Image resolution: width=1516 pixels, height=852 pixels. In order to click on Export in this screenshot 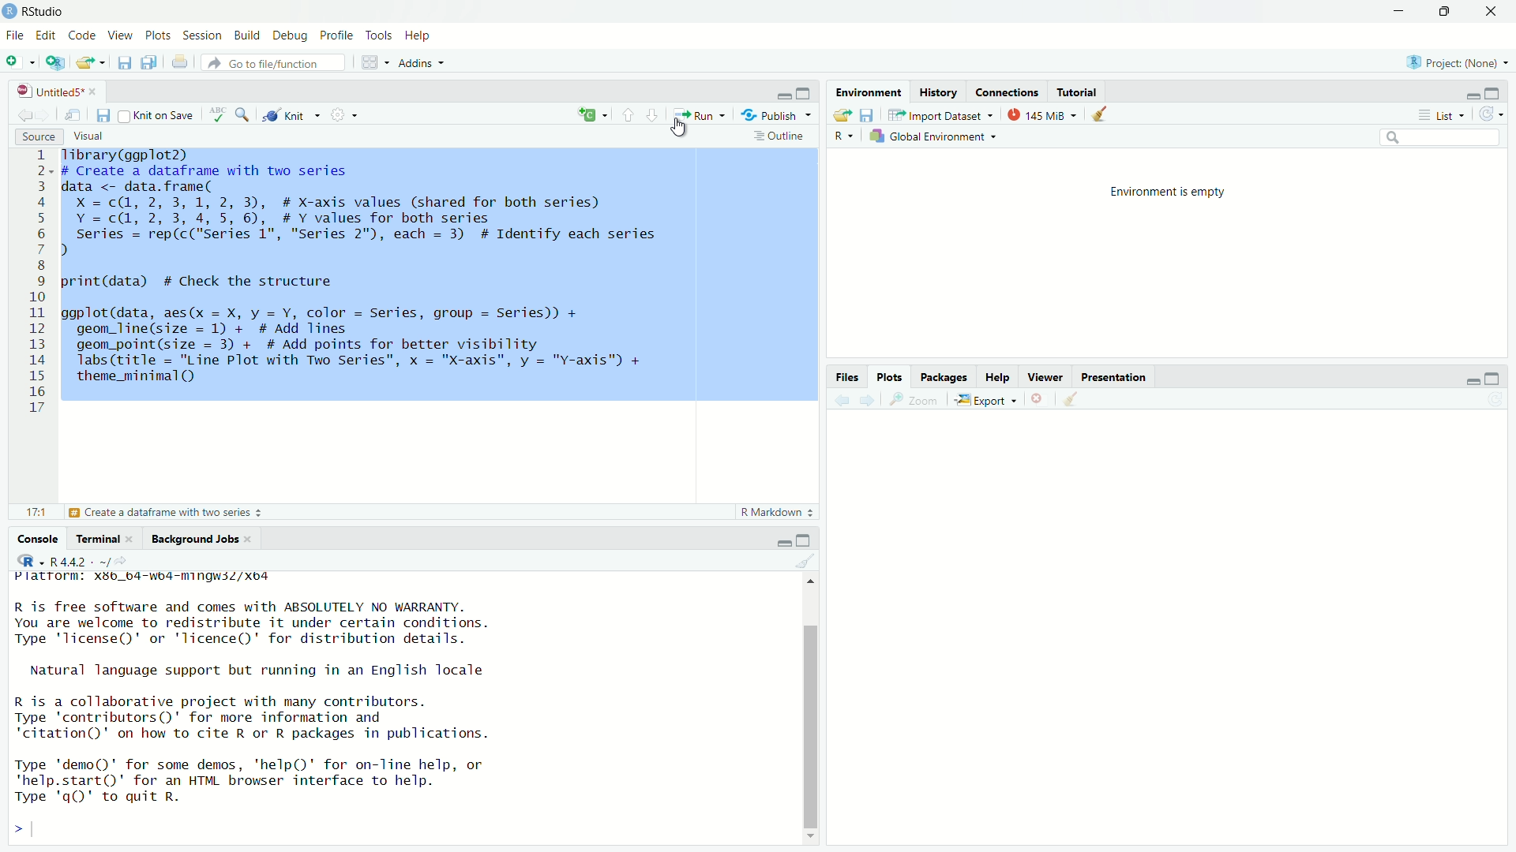, I will do `click(985, 400)`.